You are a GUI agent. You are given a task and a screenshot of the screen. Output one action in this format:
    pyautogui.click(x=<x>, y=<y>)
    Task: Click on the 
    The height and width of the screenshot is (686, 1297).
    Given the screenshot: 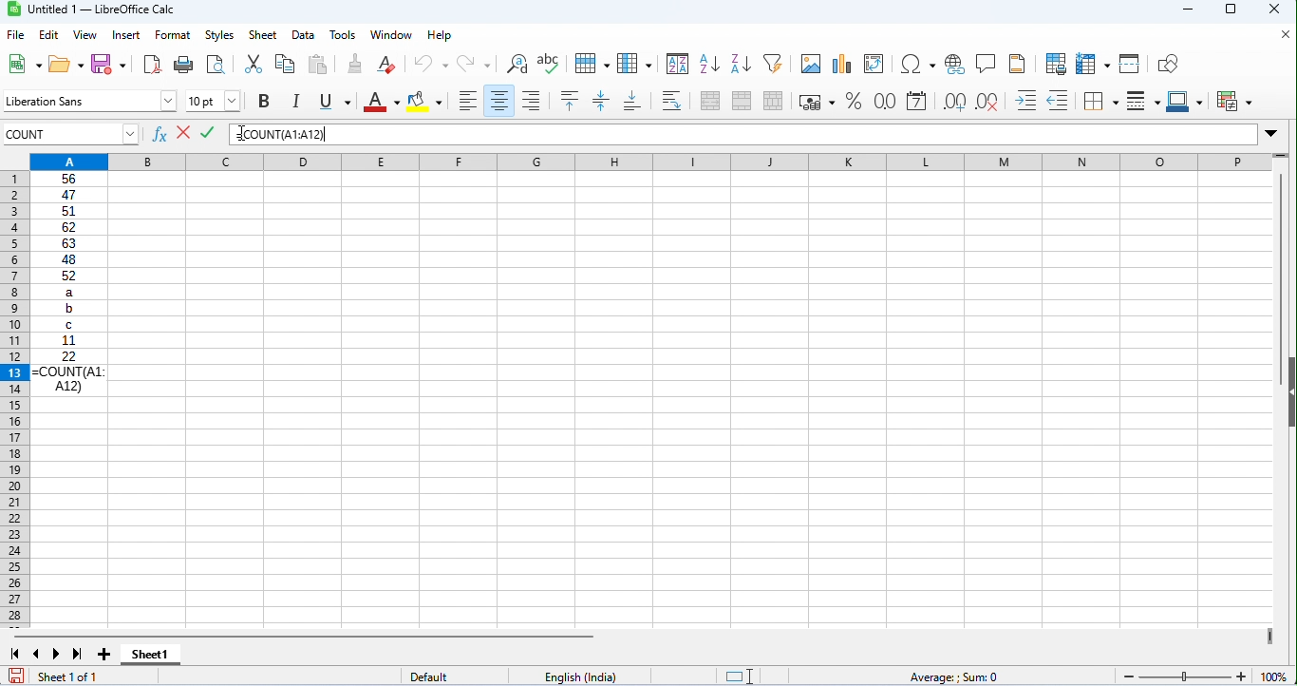 What is the action you would take?
    pyautogui.click(x=954, y=65)
    